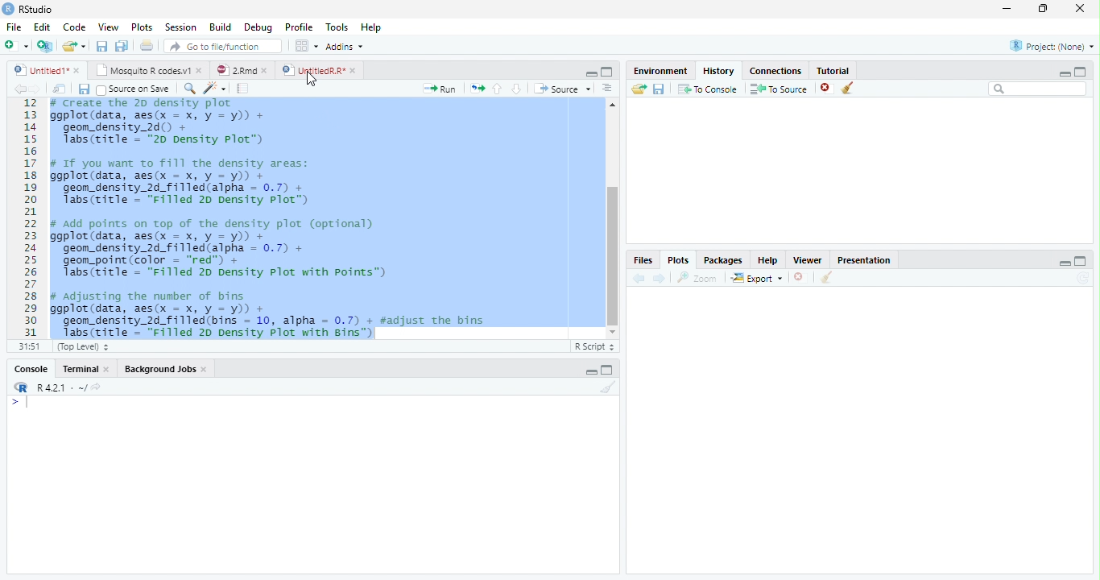  I want to click on minimize, so click(591, 372).